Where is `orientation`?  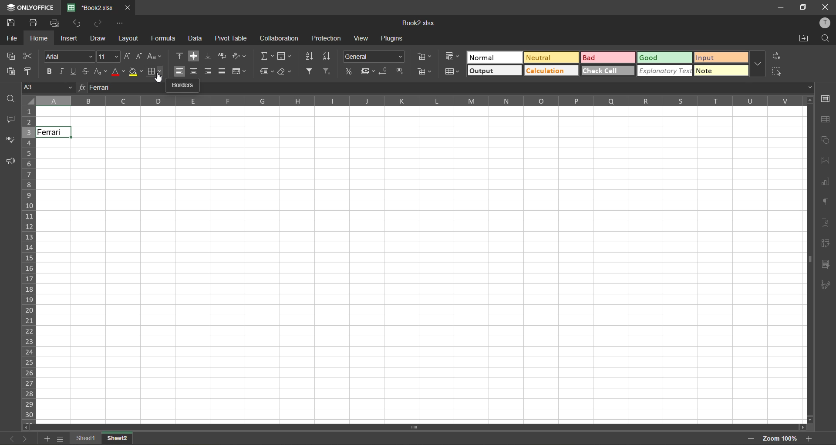
orientation is located at coordinates (239, 56).